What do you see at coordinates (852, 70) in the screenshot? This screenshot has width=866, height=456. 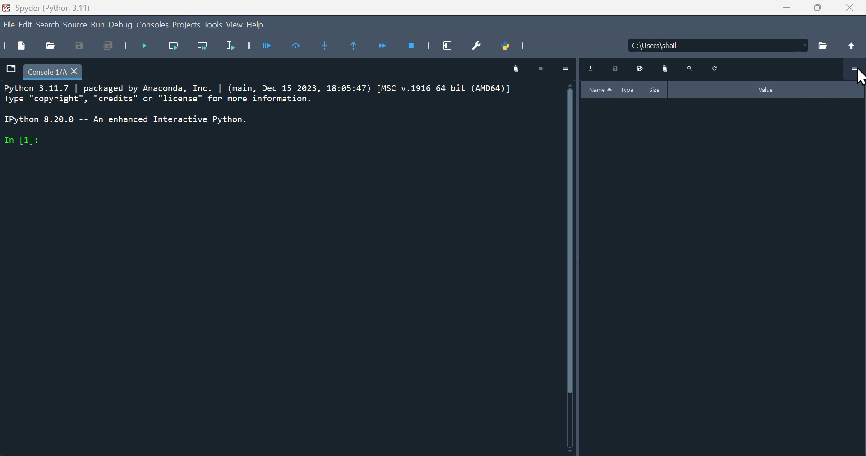 I see `More options` at bounding box center [852, 70].